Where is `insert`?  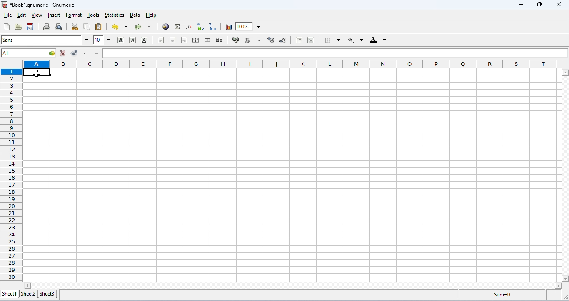
insert is located at coordinates (54, 15).